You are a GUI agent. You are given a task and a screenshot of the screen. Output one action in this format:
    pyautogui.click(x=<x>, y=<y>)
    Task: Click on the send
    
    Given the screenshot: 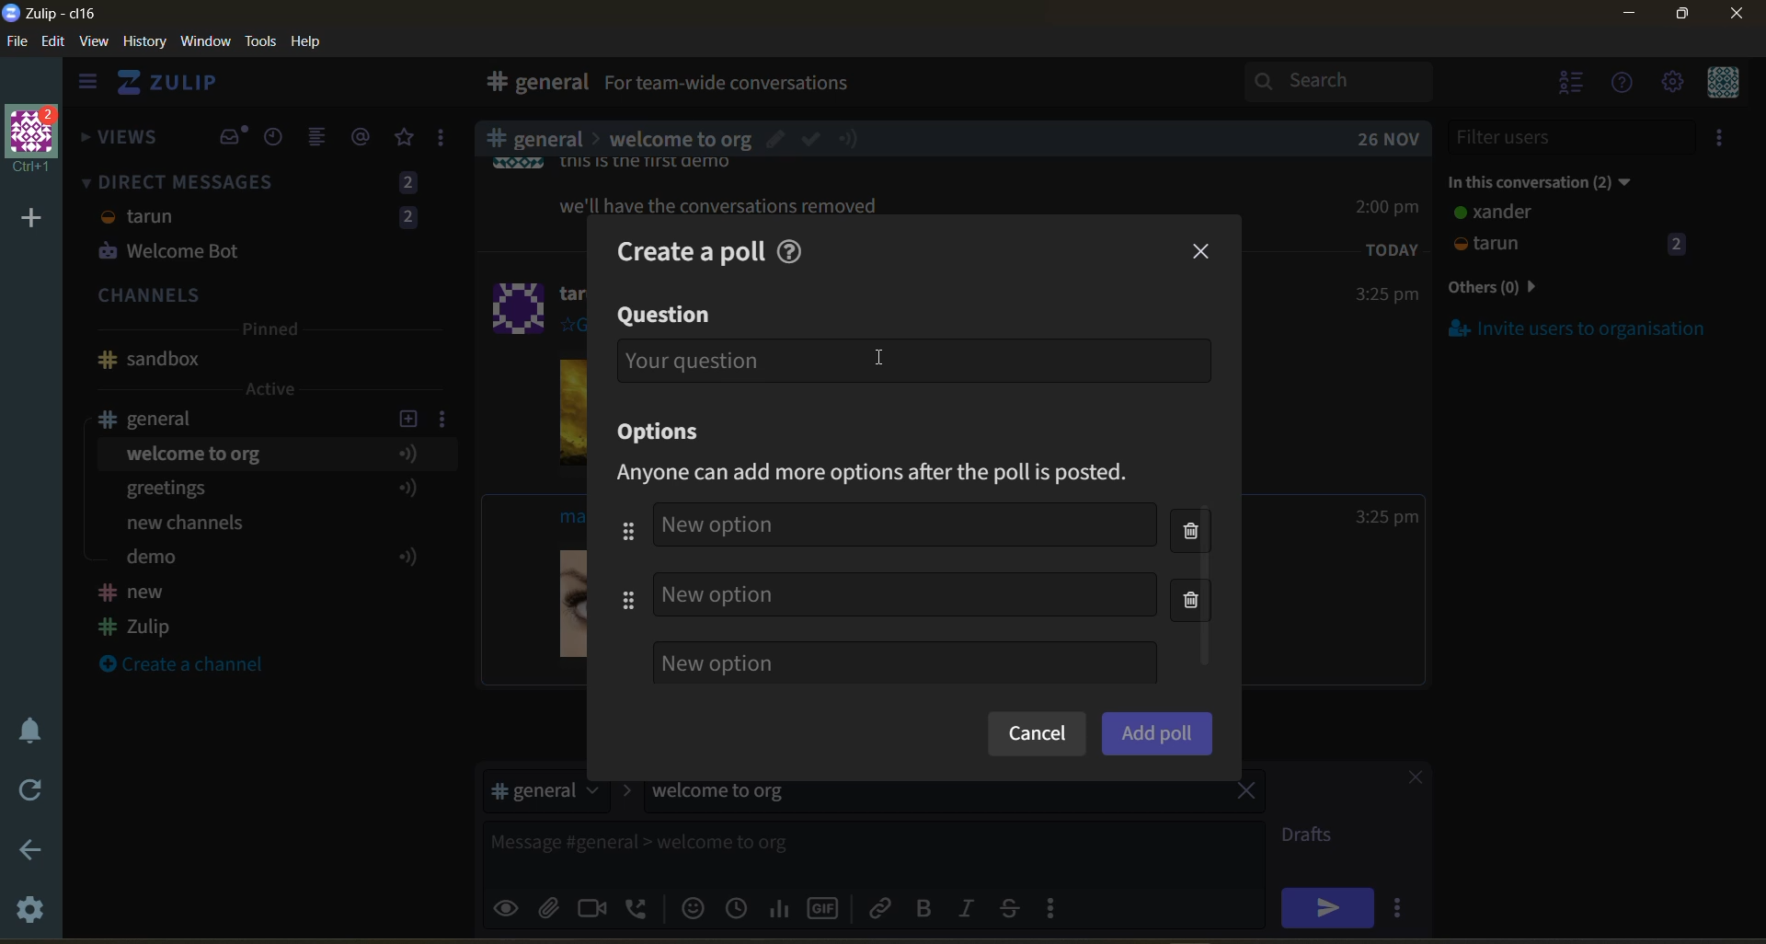 What is the action you would take?
    pyautogui.click(x=1327, y=907)
    